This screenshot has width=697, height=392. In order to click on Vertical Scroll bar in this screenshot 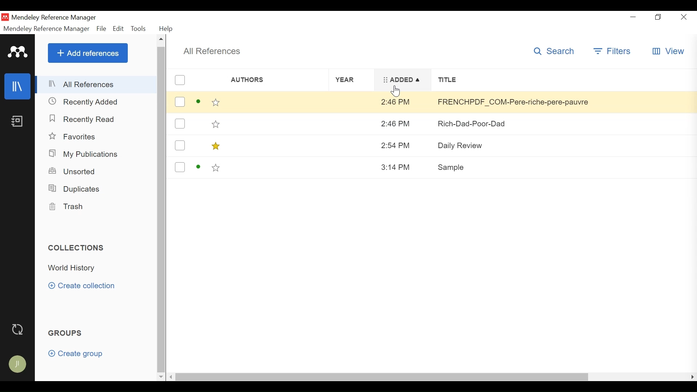, I will do `click(162, 209)`.